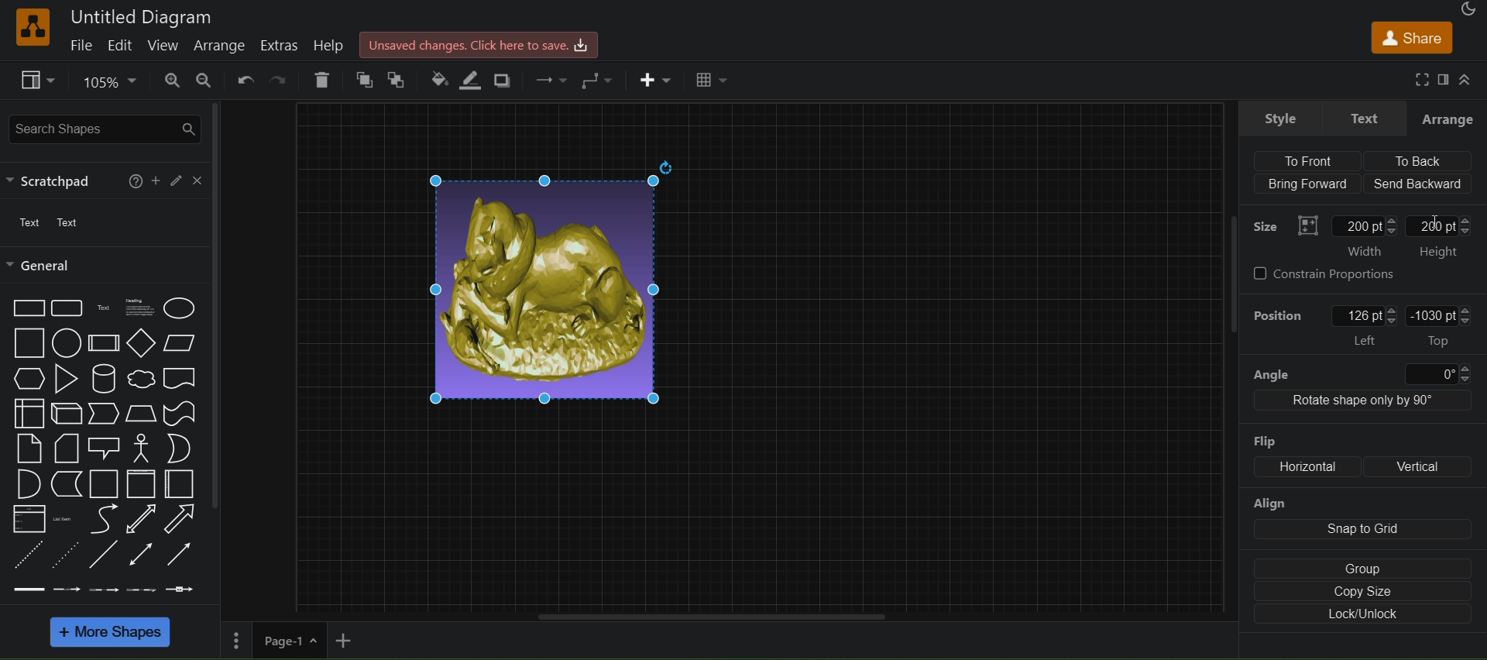  What do you see at coordinates (291, 641) in the screenshot?
I see `page 1` at bounding box center [291, 641].